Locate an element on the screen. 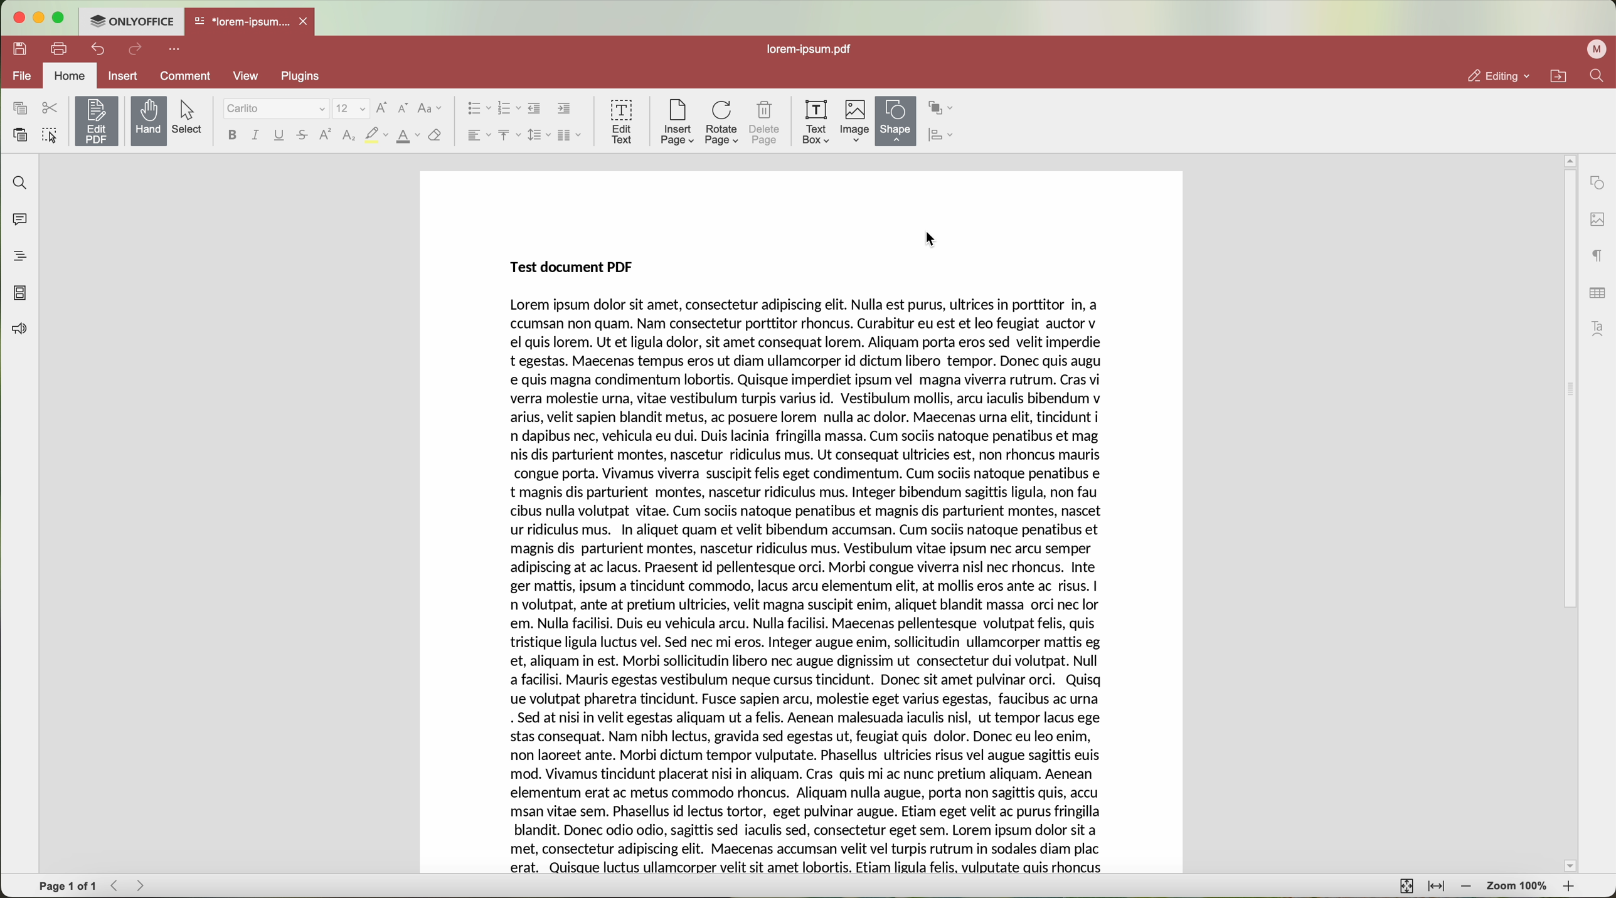 Image resolution: width=1616 pixels, height=898 pixels. feedback and support is located at coordinates (20, 329).